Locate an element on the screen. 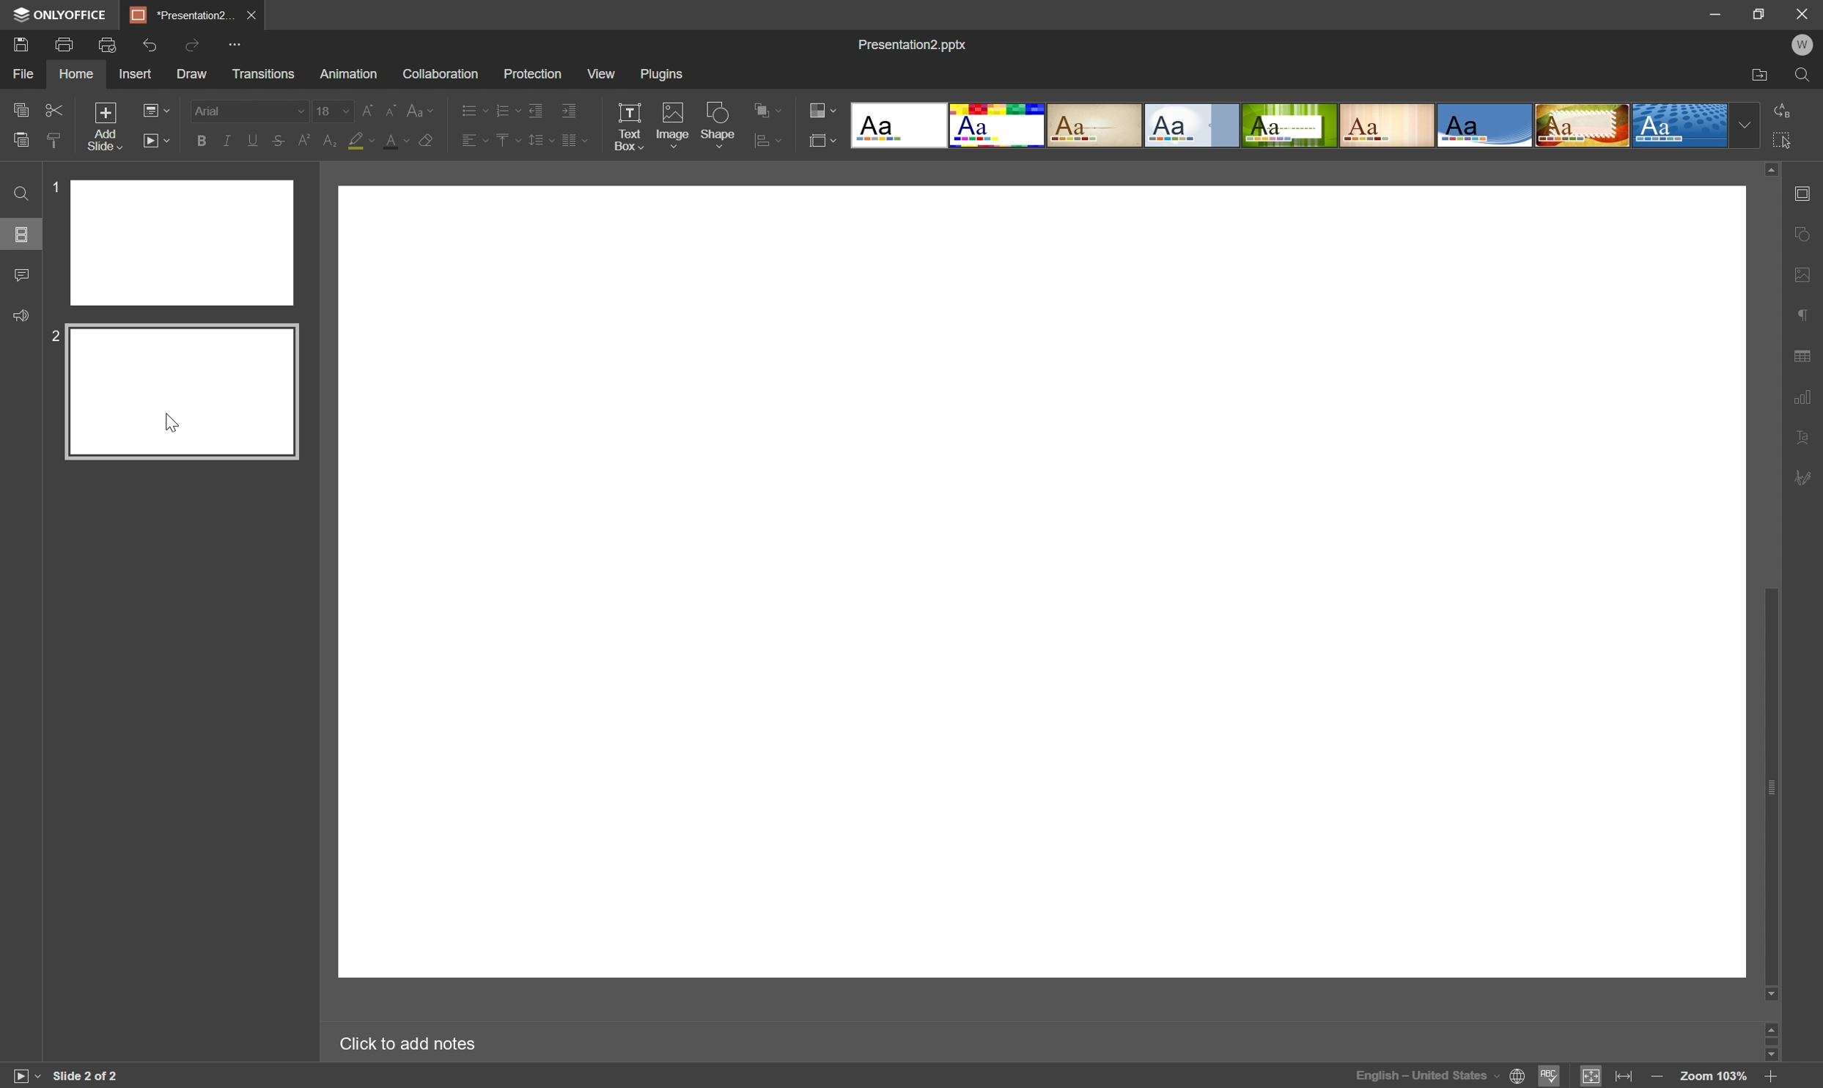 The image size is (1823, 1088). Quick print is located at coordinates (108, 43).